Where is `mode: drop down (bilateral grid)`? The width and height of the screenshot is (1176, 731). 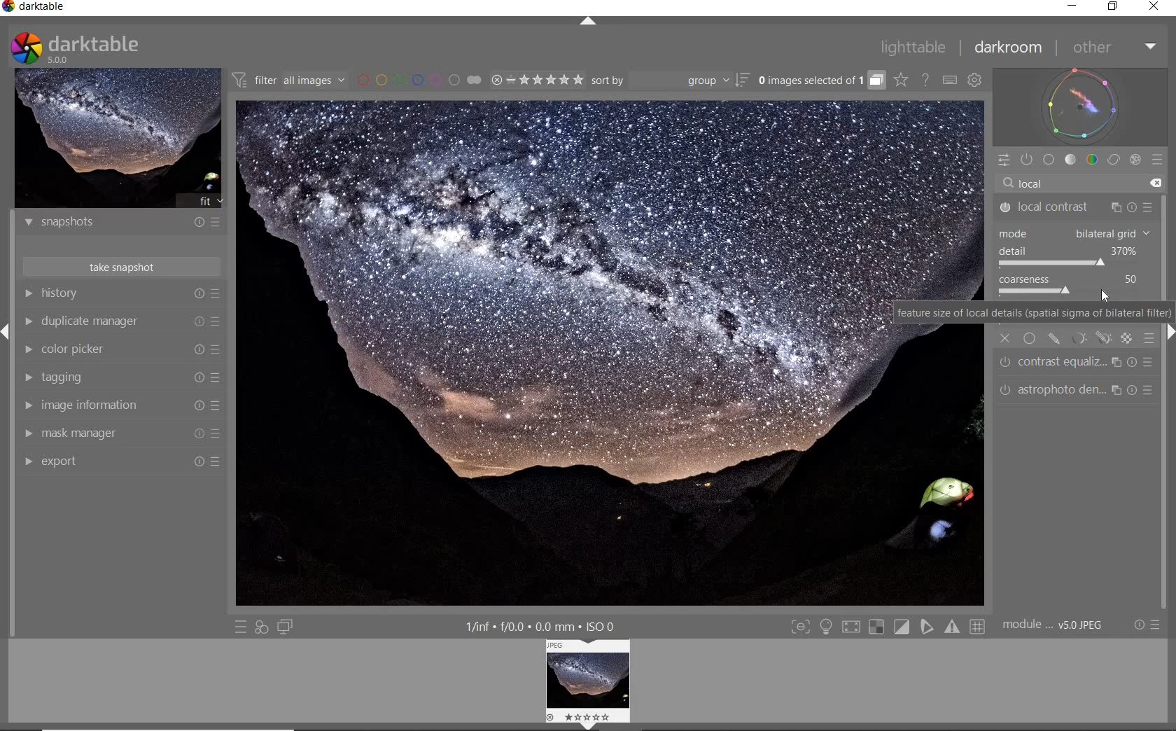
mode: drop down (bilateral grid) is located at coordinates (1072, 232).